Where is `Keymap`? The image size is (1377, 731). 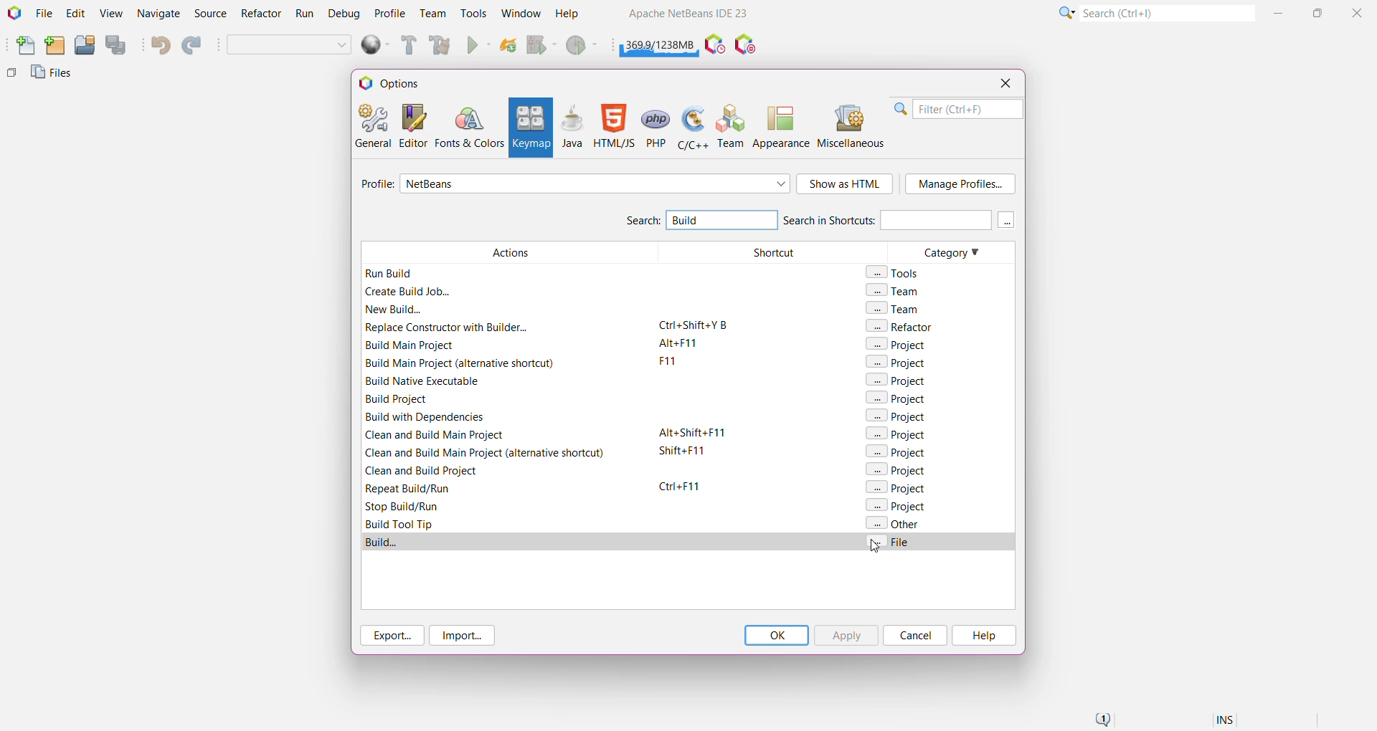
Keymap is located at coordinates (529, 128).